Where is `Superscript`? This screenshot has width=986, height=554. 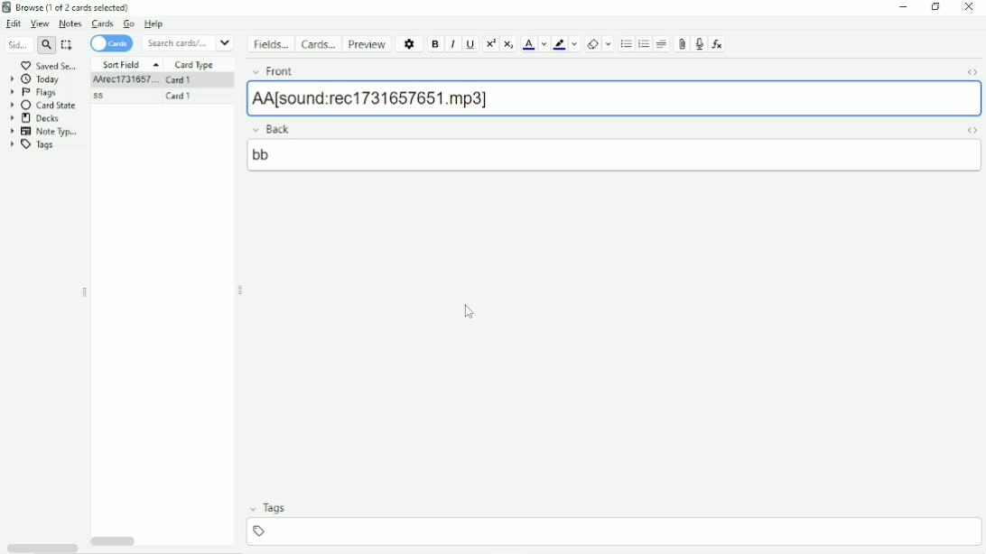 Superscript is located at coordinates (490, 43).